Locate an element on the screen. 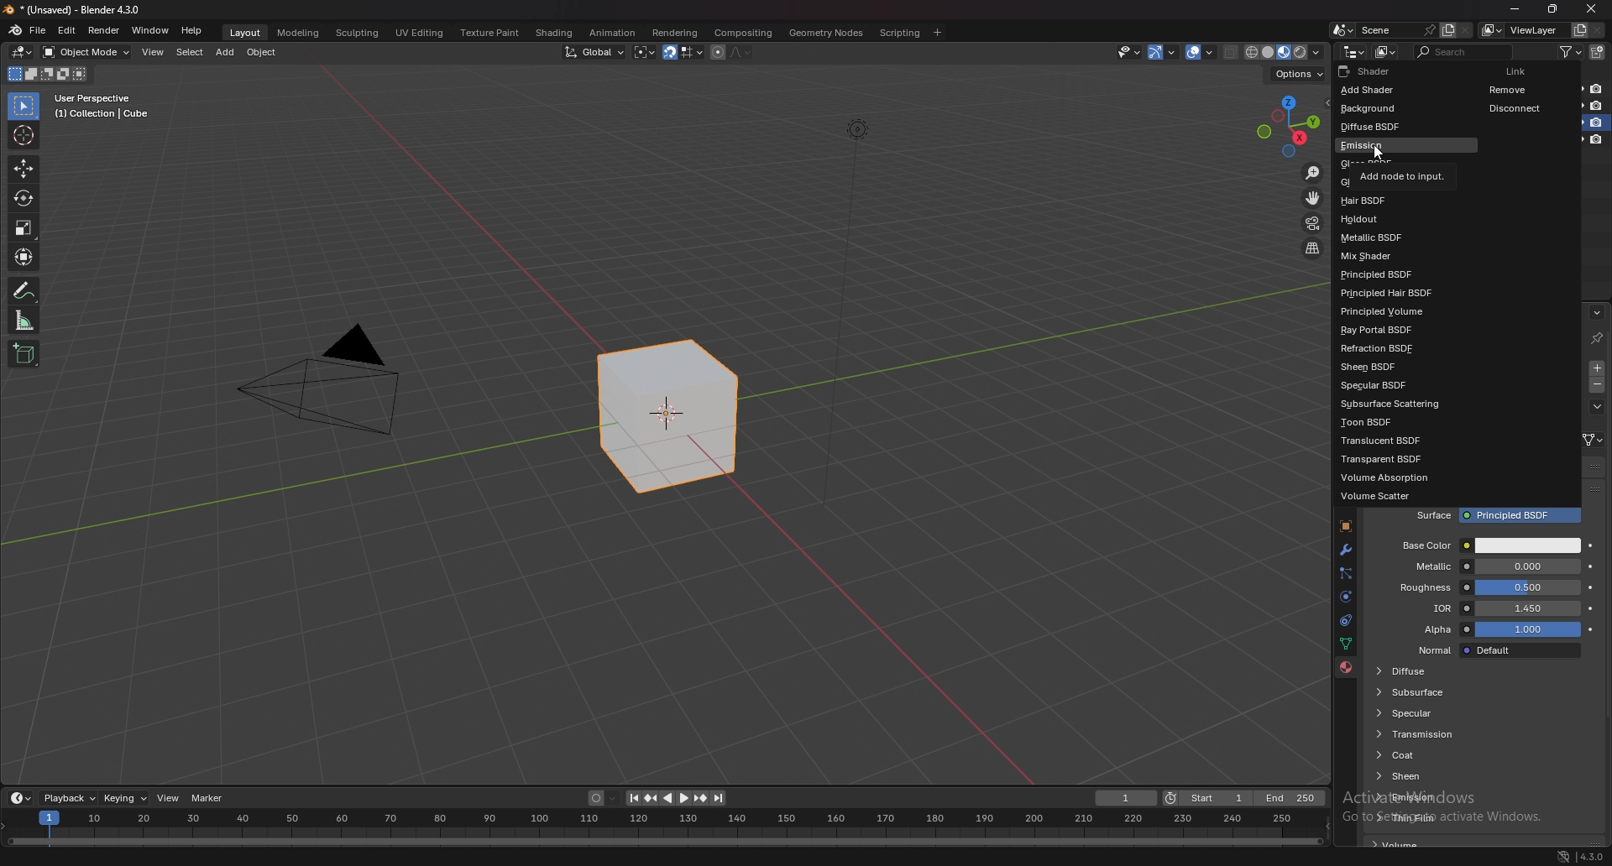 Image resolution: width=1612 pixels, height=866 pixels. specular bsdf is located at coordinates (1390, 384).